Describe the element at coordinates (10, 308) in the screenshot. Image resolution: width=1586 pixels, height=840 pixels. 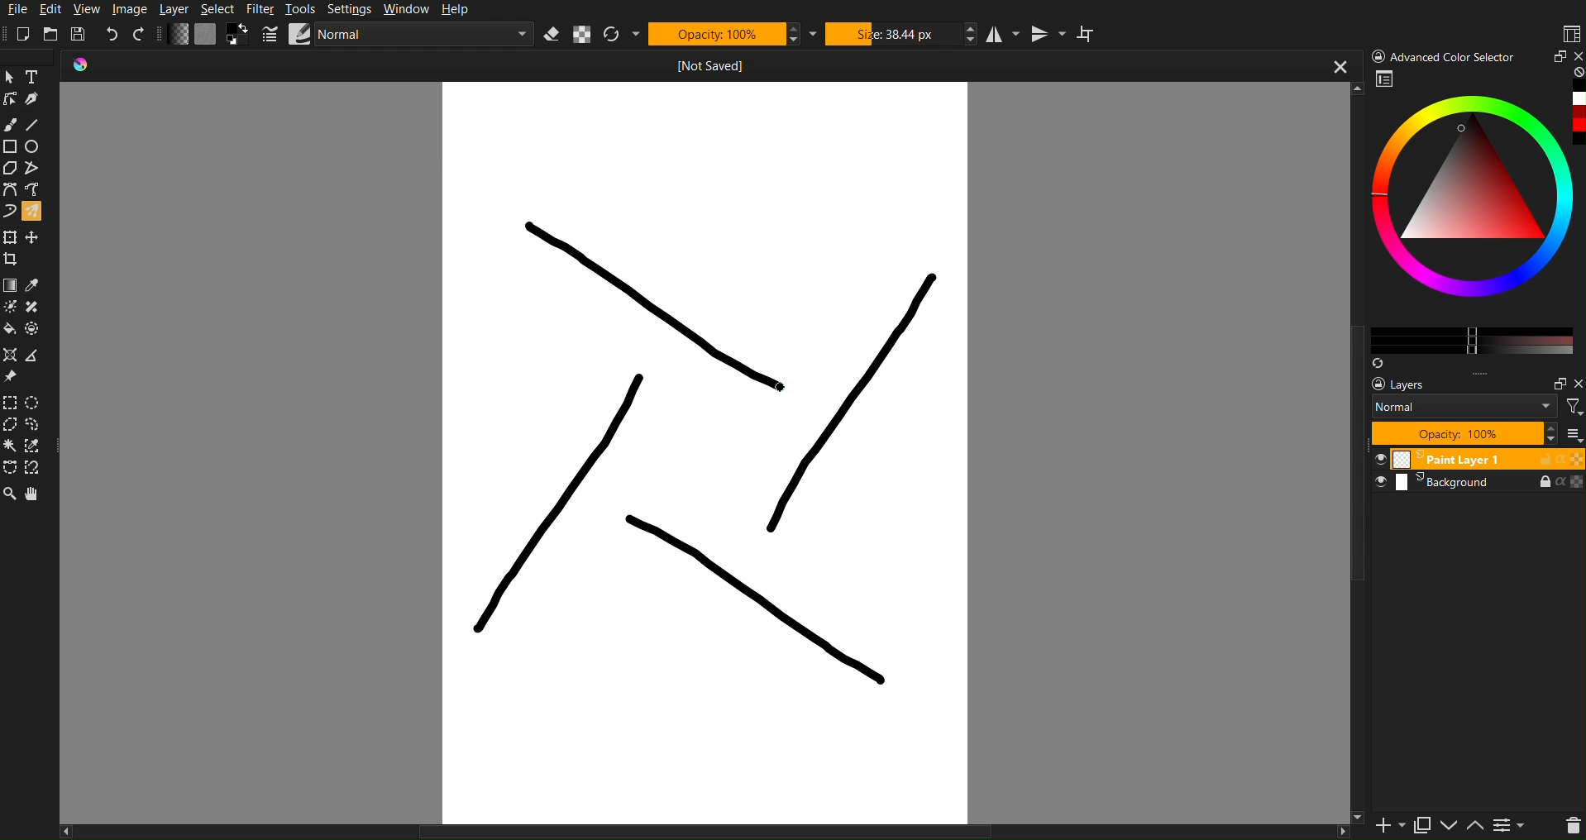
I see `Colorise Mask` at that location.